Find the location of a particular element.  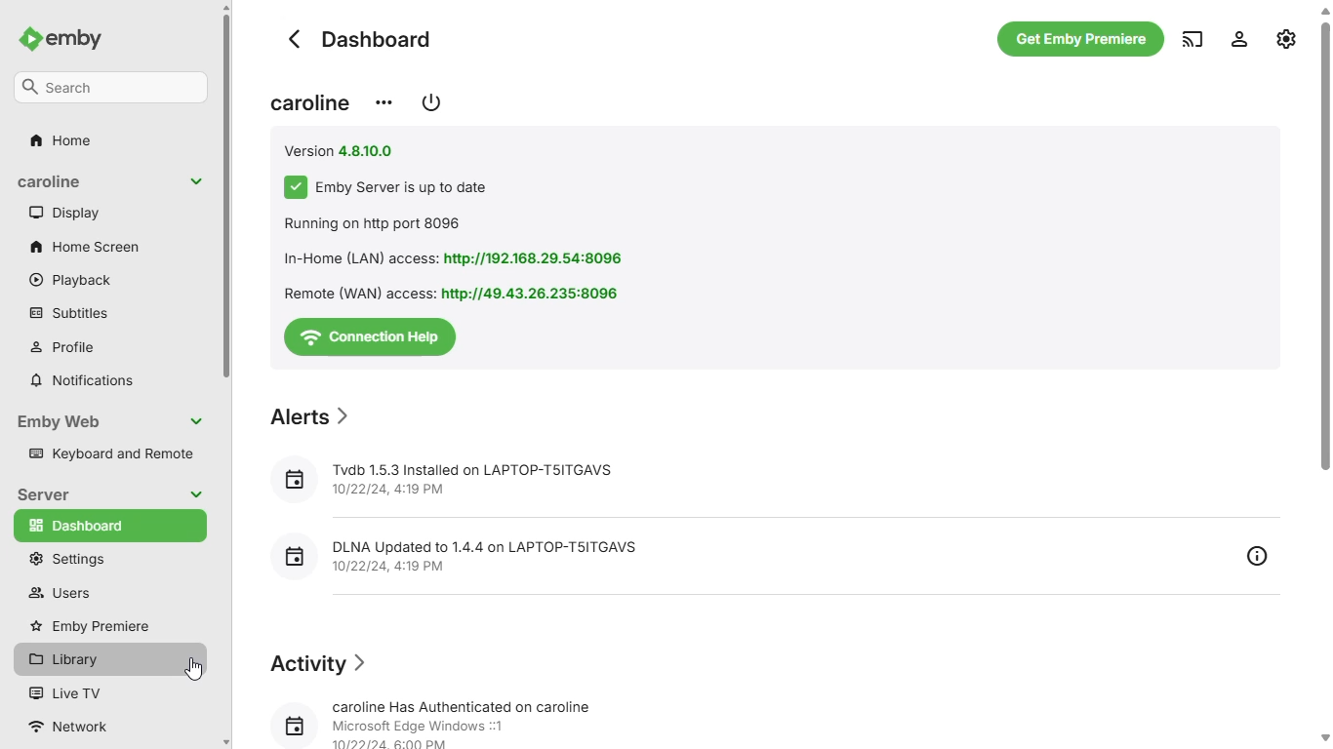

http://49.43.26.235:8096 is located at coordinates (534, 292).